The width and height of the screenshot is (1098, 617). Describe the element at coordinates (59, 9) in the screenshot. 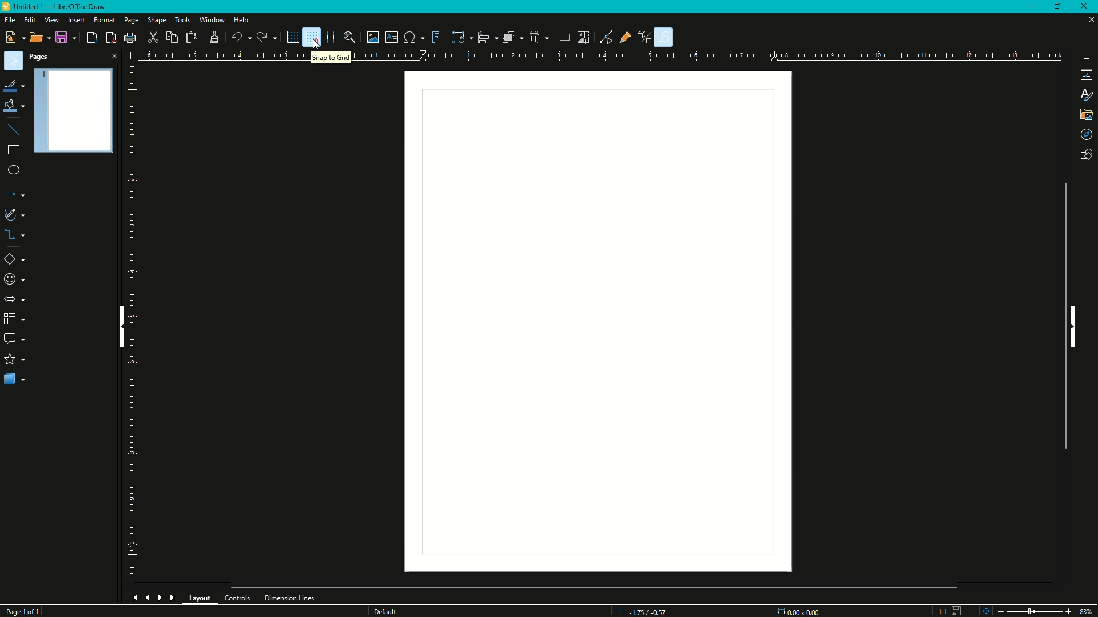

I see `Untitled 1` at that location.